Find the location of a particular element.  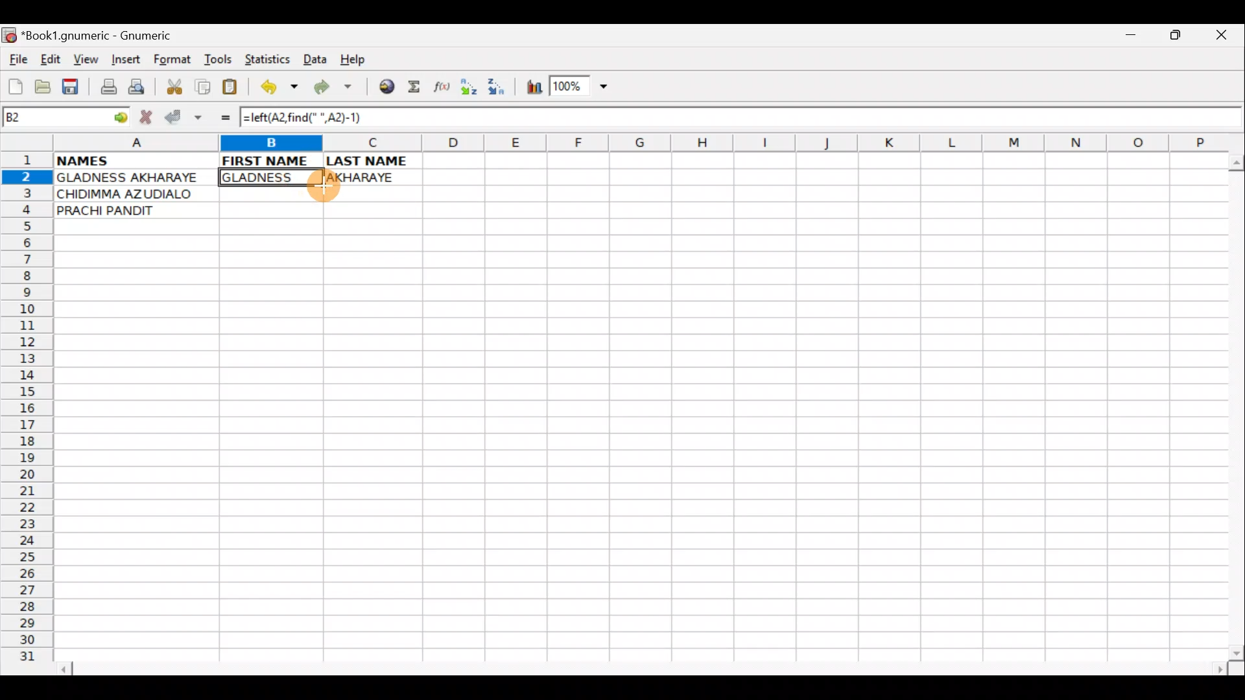

Paste clipboard is located at coordinates (234, 89).